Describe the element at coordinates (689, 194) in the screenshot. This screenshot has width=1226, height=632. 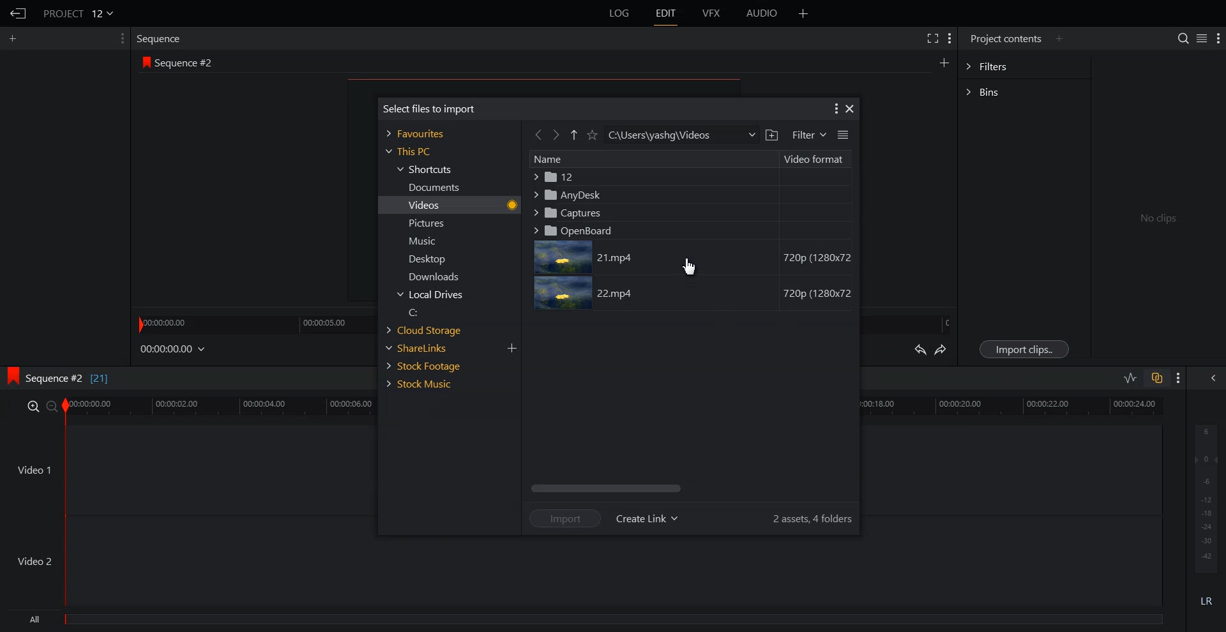
I see `AnyDesk` at that location.